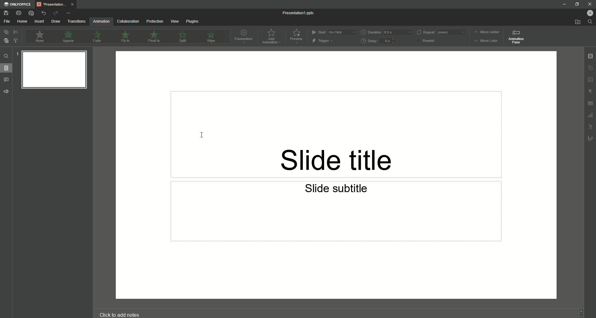 The image size is (596, 318). Describe the element at coordinates (75, 22) in the screenshot. I see `Transitions` at that location.